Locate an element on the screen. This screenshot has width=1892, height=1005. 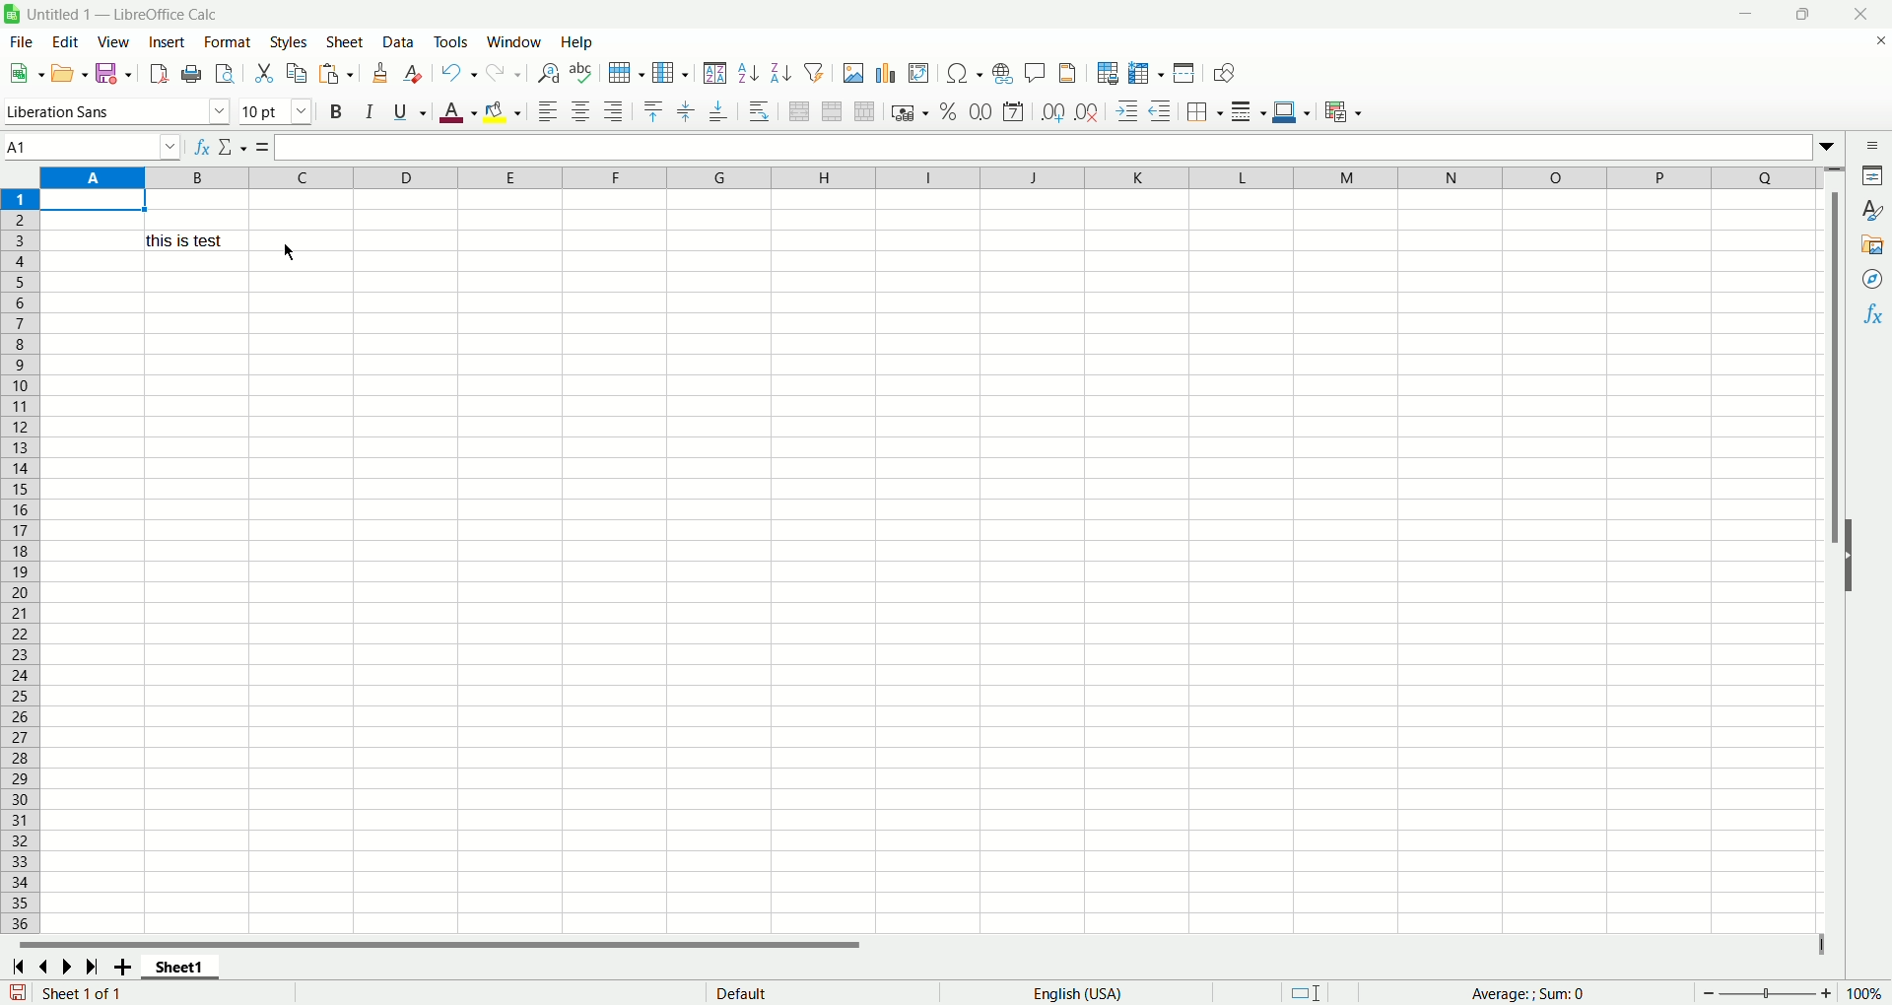
insert hyperlink is located at coordinates (1002, 73).